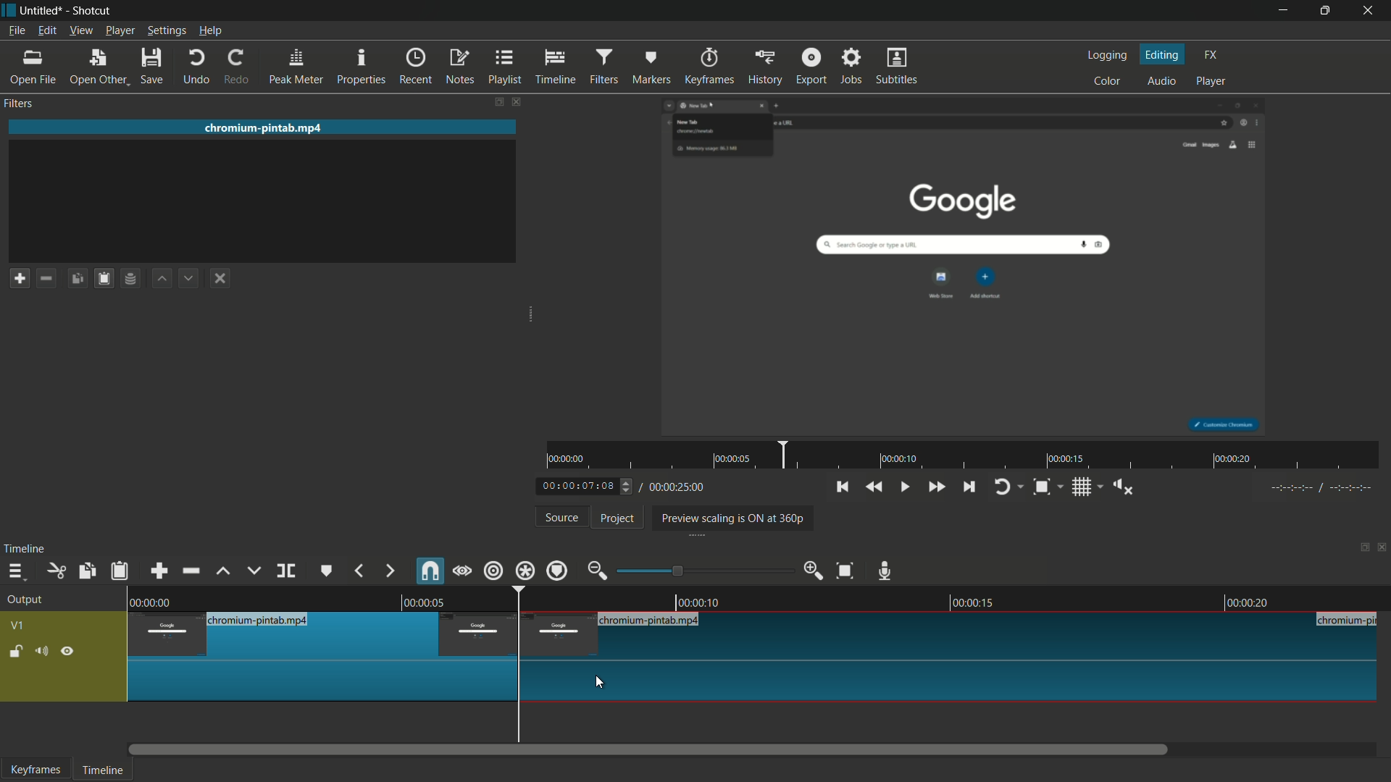 The height and width of the screenshot is (782, 1391). What do you see at coordinates (35, 769) in the screenshot?
I see `keyframes` at bounding box center [35, 769].